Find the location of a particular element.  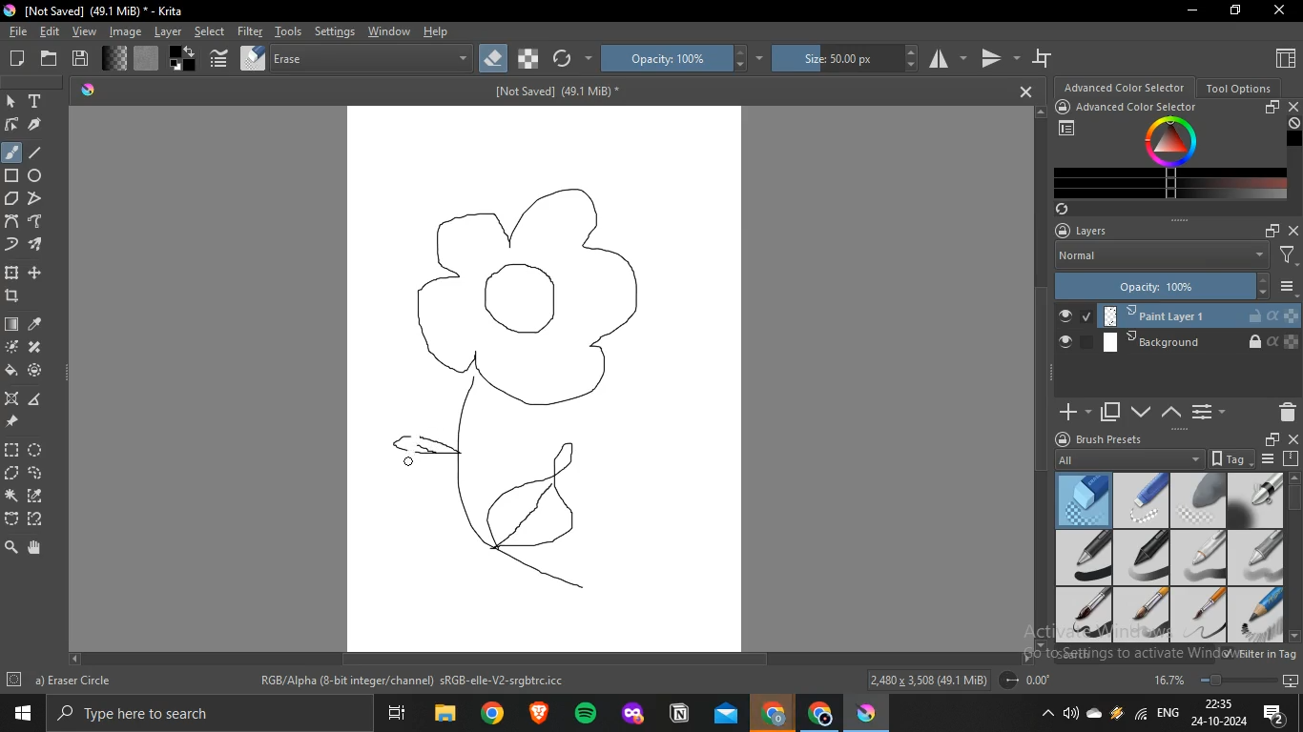

fill gradients is located at coordinates (116, 59).